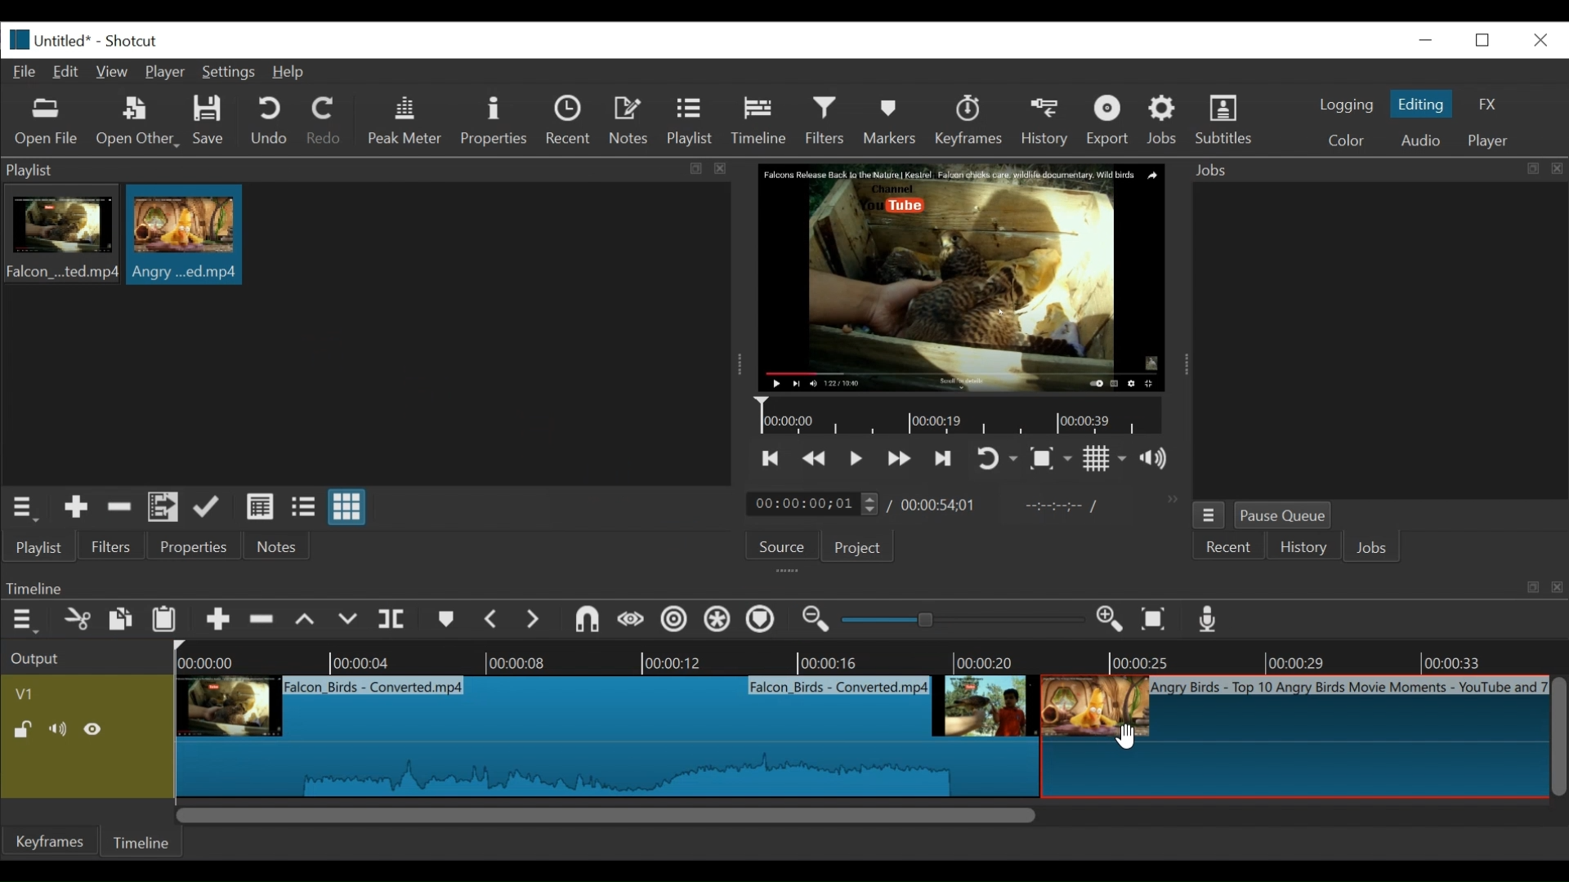  What do you see at coordinates (324, 123) in the screenshot?
I see `Redo` at bounding box center [324, 123].